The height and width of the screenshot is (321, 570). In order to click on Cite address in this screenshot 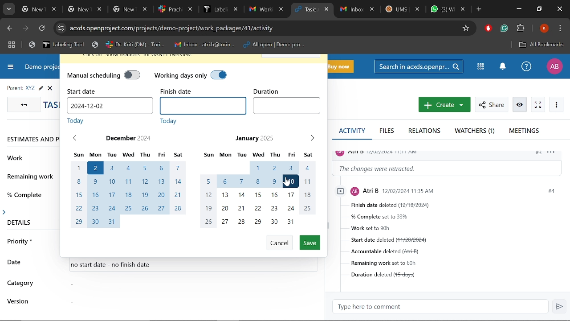, I will do `click(177, 29)`.